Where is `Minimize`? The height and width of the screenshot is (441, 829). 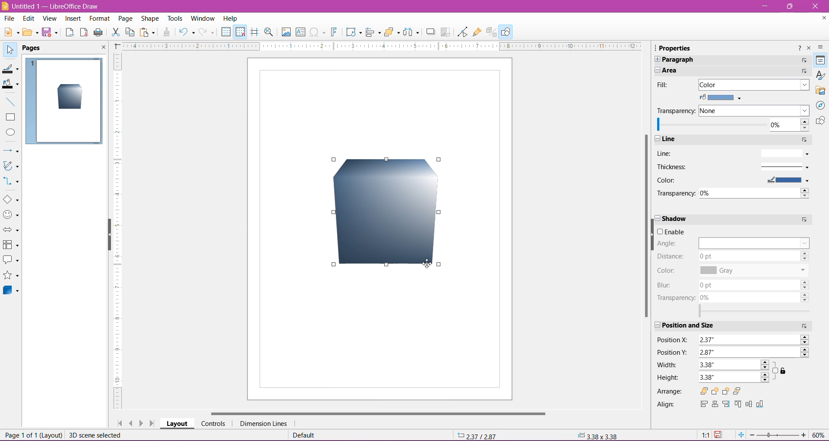 Minimize is located at coordinates (764, 5).